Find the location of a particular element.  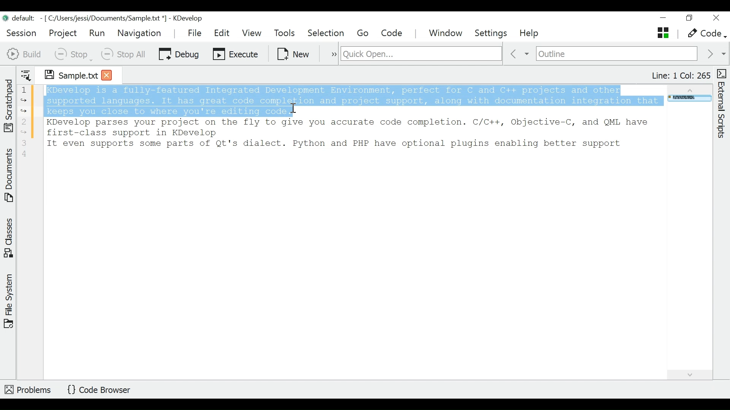

Show sorted list is located at coordinates (26, 74).